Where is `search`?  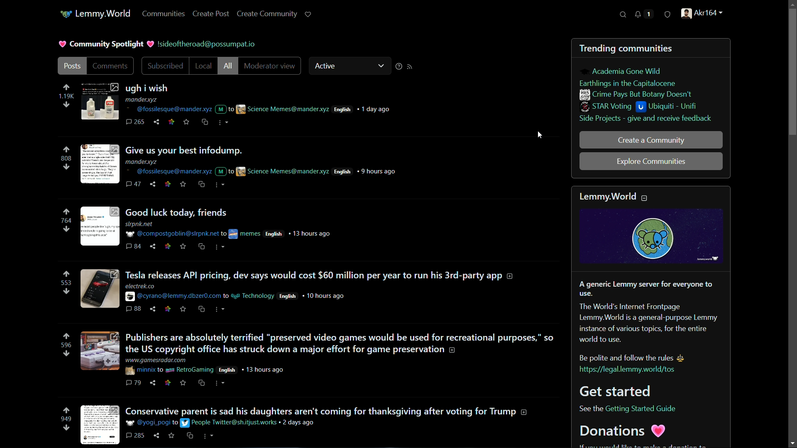
search is located at coordinates (623, 15).